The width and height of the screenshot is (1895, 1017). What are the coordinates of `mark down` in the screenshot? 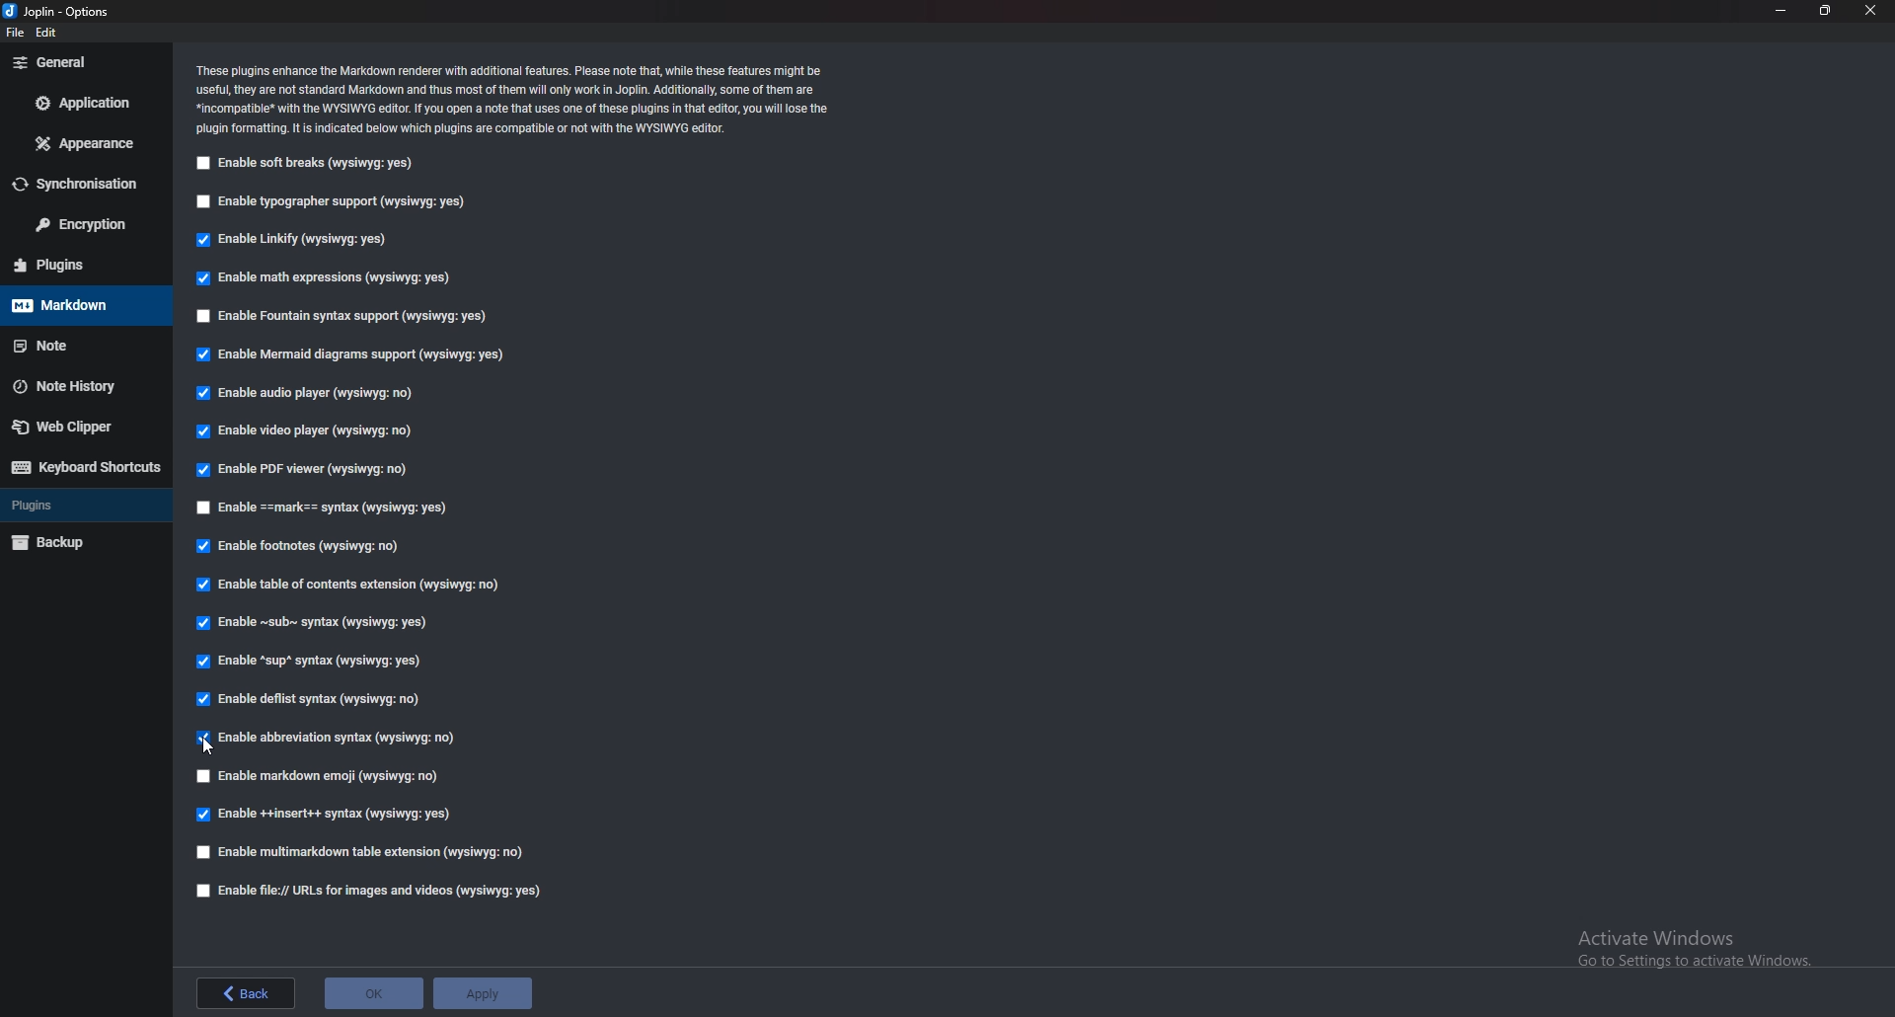 It's located at (82, 305).